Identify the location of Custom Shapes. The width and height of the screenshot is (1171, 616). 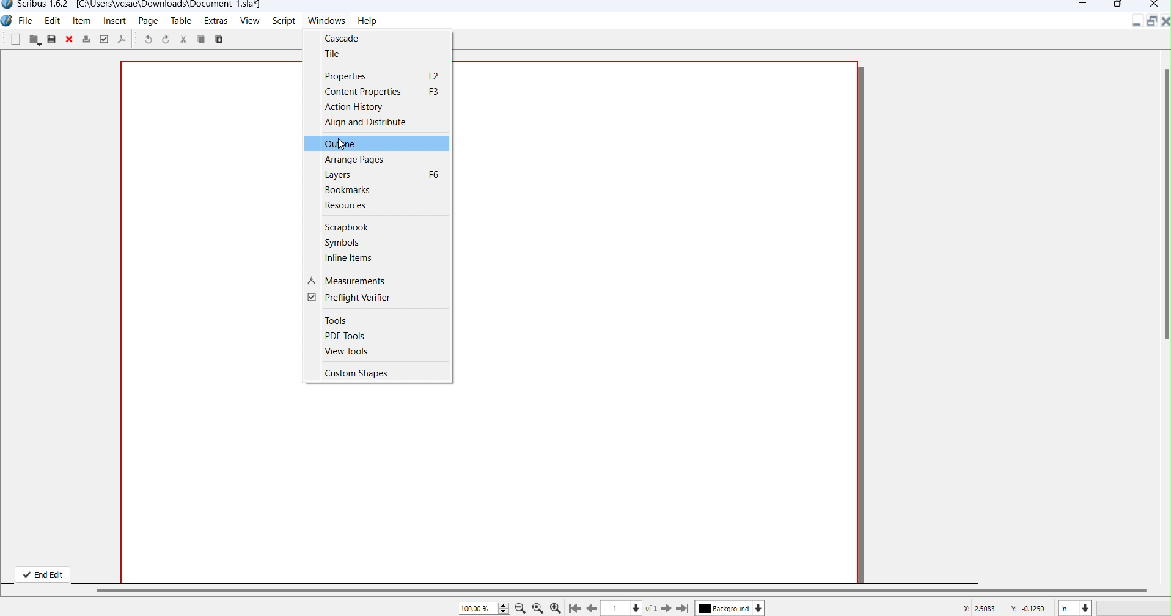
(367, 372).